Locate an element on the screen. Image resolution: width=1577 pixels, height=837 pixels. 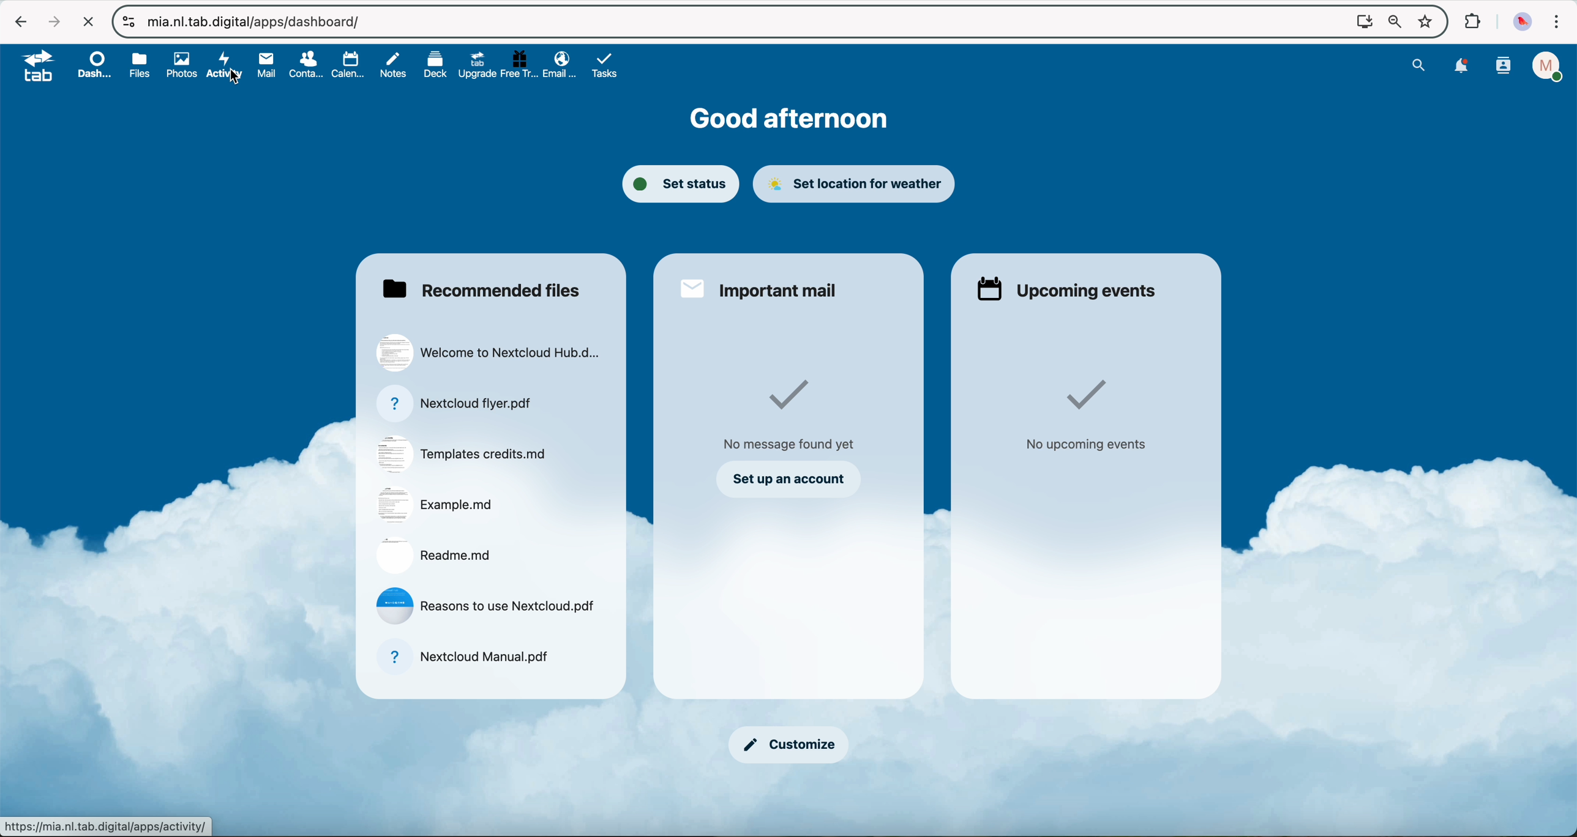
no upcoming events is located at coordinates (1088, 417).